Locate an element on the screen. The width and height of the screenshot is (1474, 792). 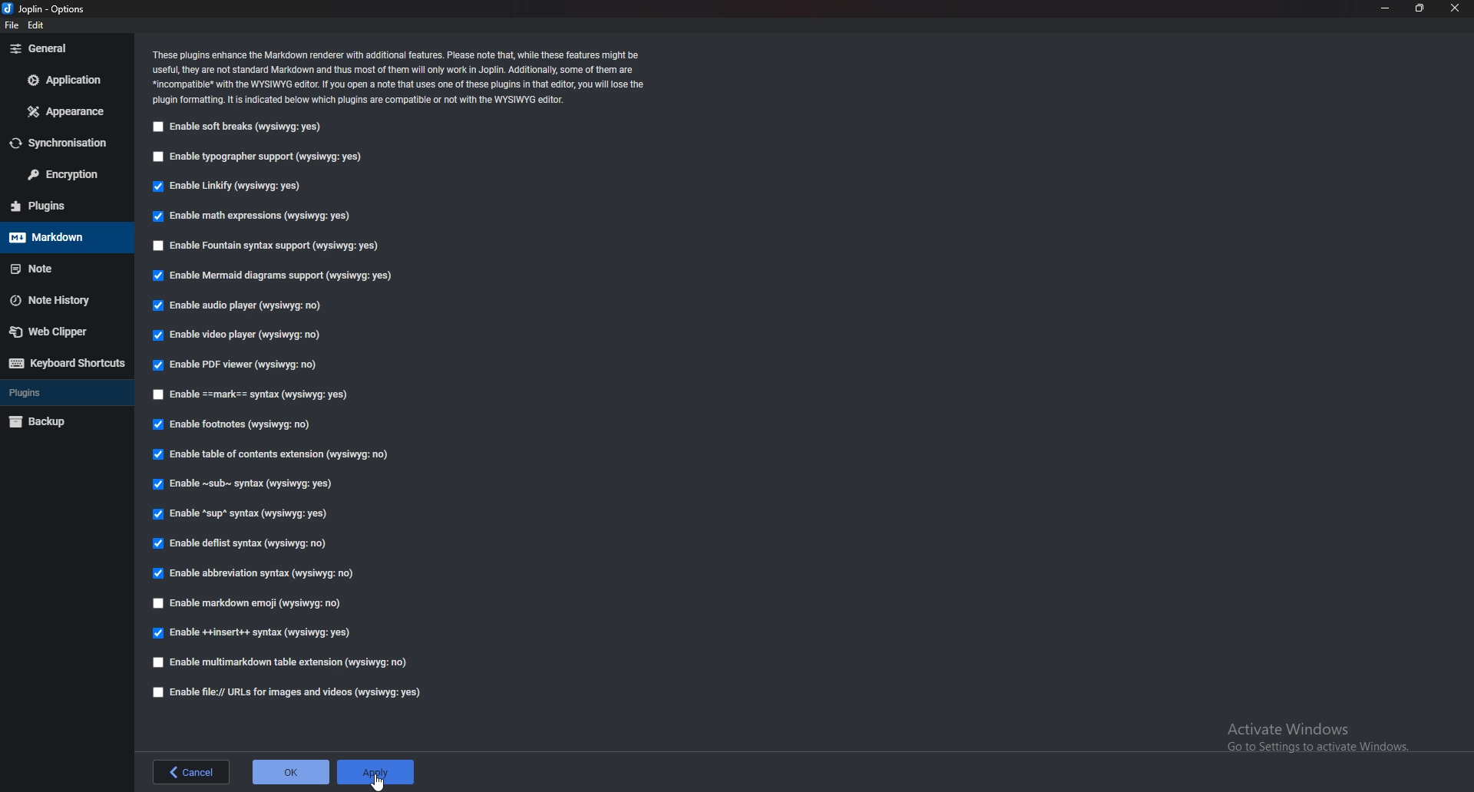
note is located at coordinates (62, 269).